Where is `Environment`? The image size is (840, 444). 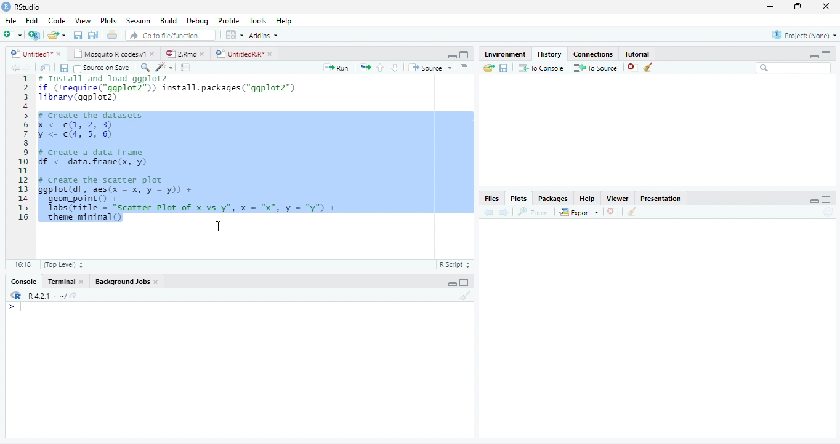 Environment is located at coordinates (505, 54).